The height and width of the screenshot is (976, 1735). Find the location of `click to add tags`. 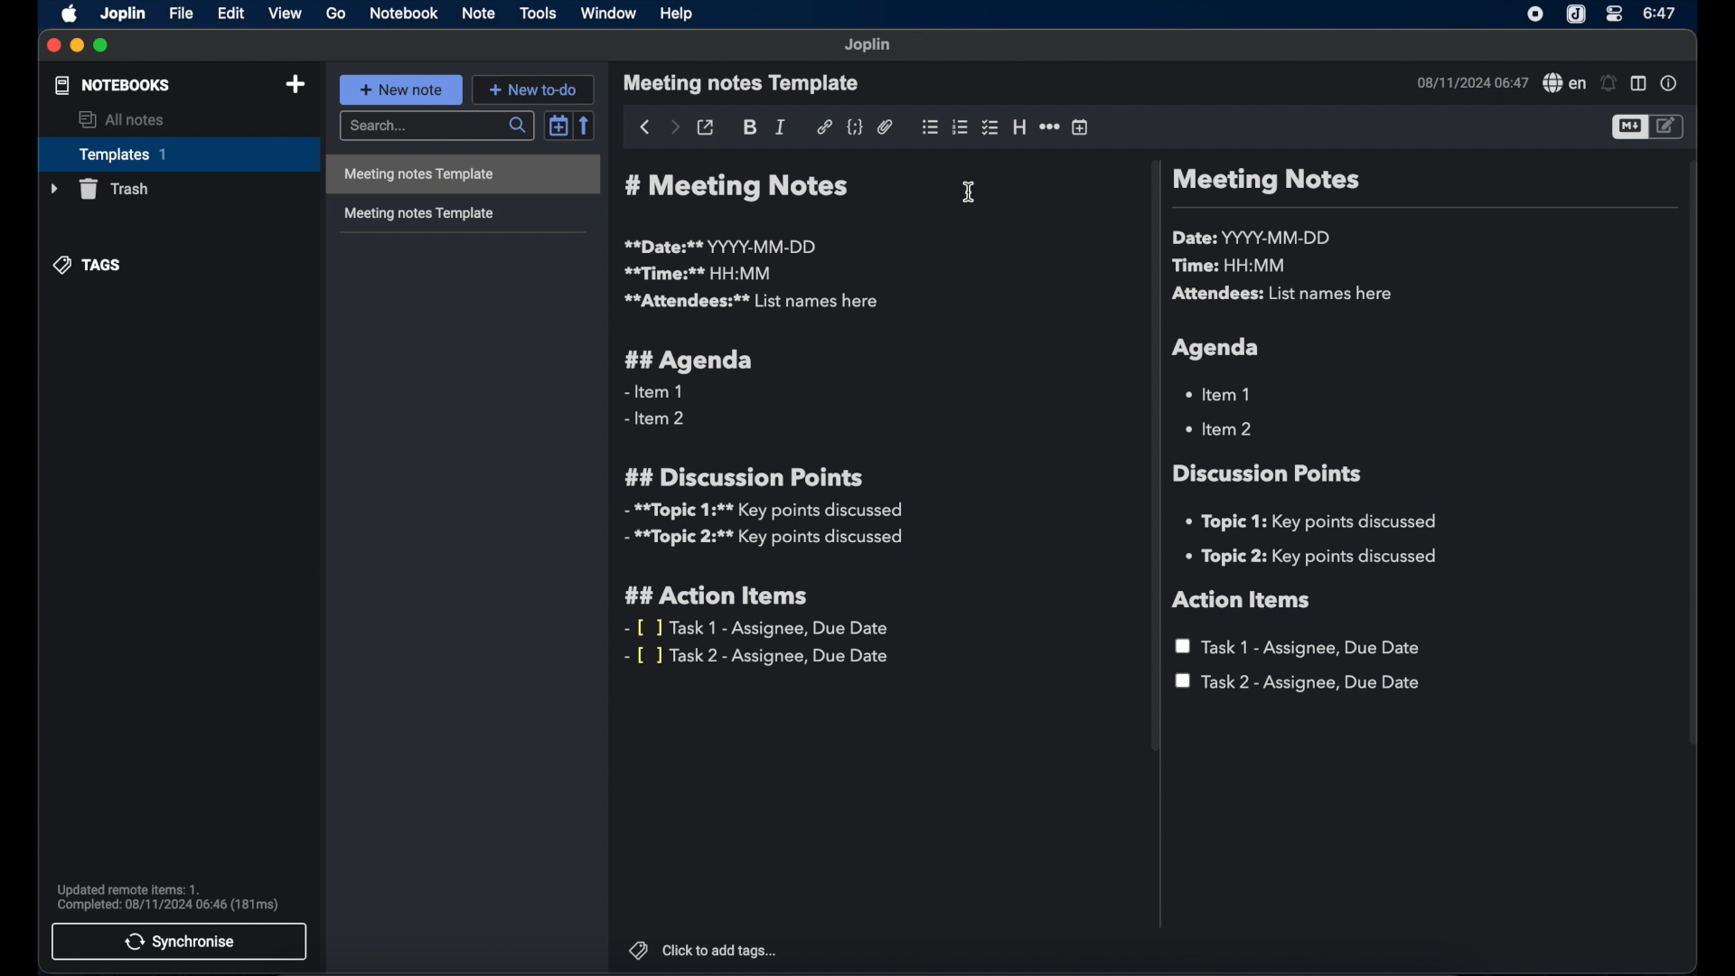

click to add tags is located at coordinates (704, 951).